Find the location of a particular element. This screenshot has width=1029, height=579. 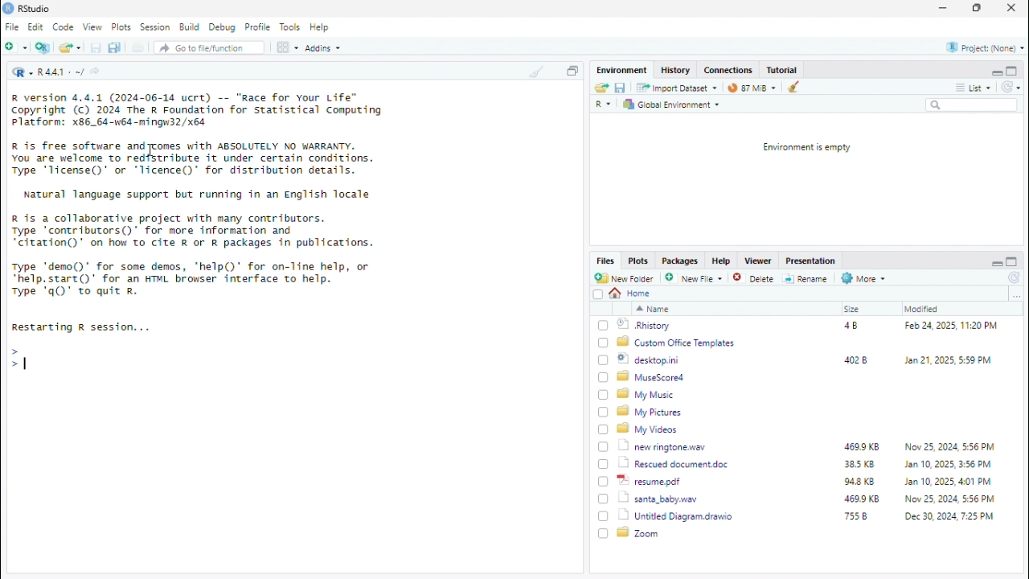

Checkbox is located at coordinates (603, 413).